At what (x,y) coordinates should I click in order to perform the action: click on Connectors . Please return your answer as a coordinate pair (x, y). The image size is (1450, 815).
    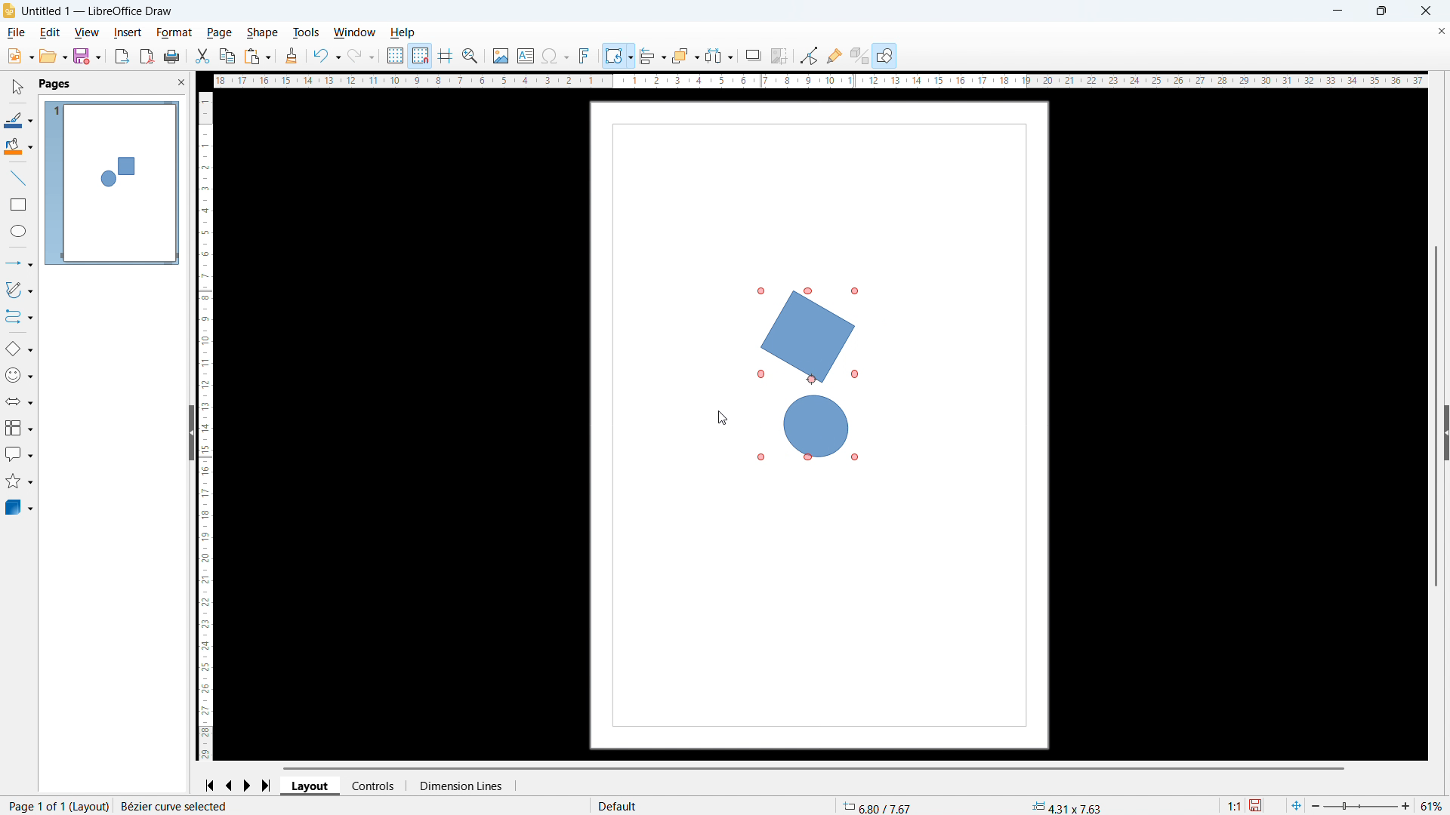
    Looking at the image, I should click on (20, 317).